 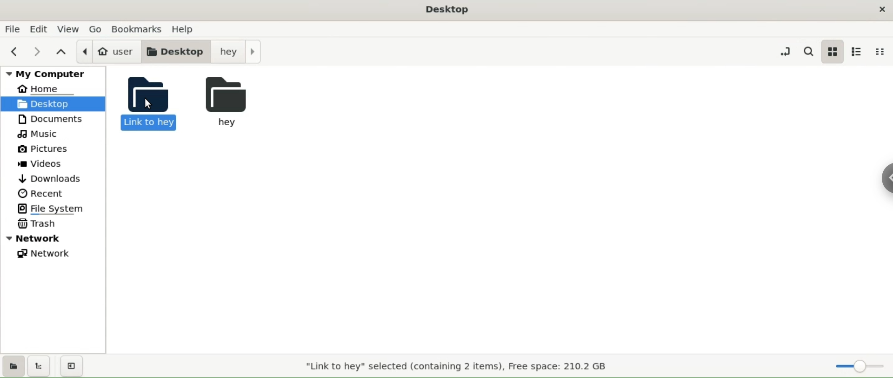 I want to click on show places, so click(x=13, y=368).